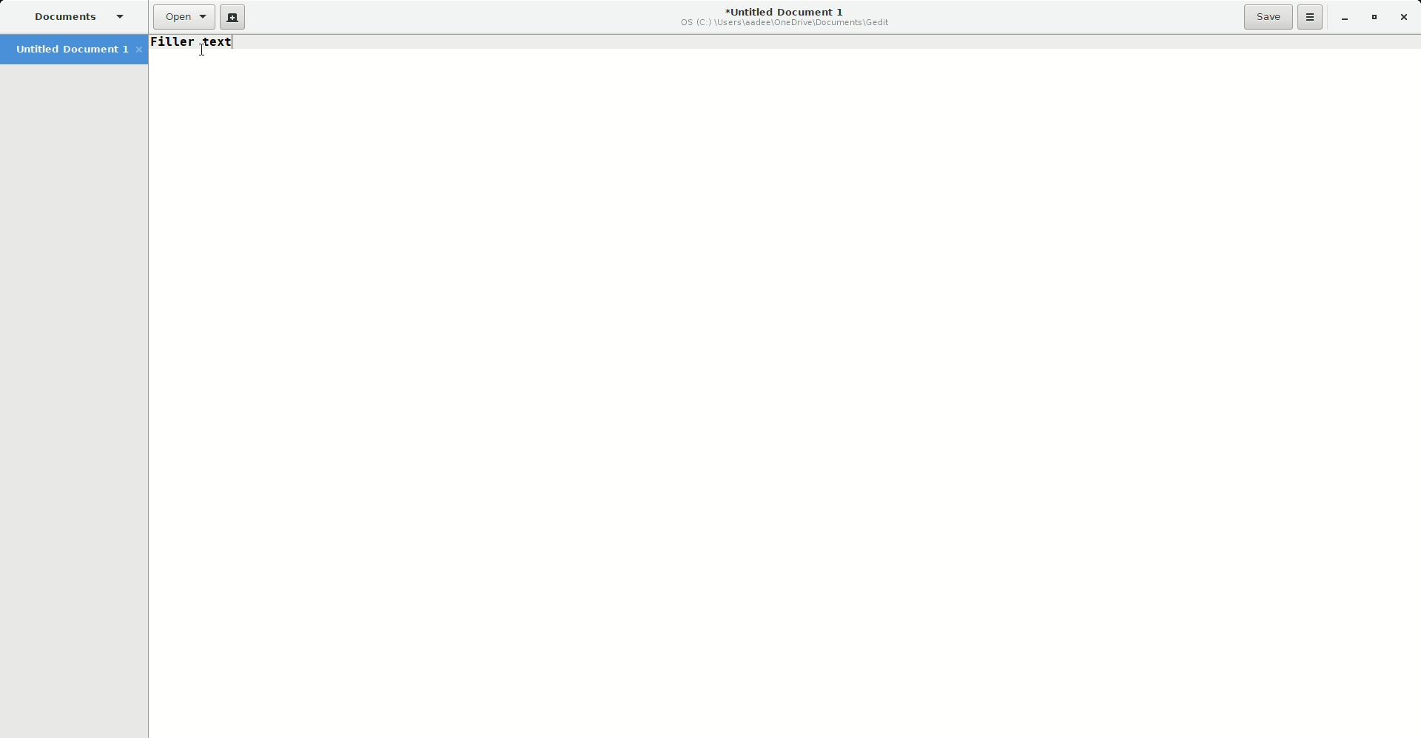 Image resolution: width=1421 pixels, height=738 pixels. What do you see at coordinates (184, 17) in the screenshot?
I see `Open` at bounding box center [184, 17].